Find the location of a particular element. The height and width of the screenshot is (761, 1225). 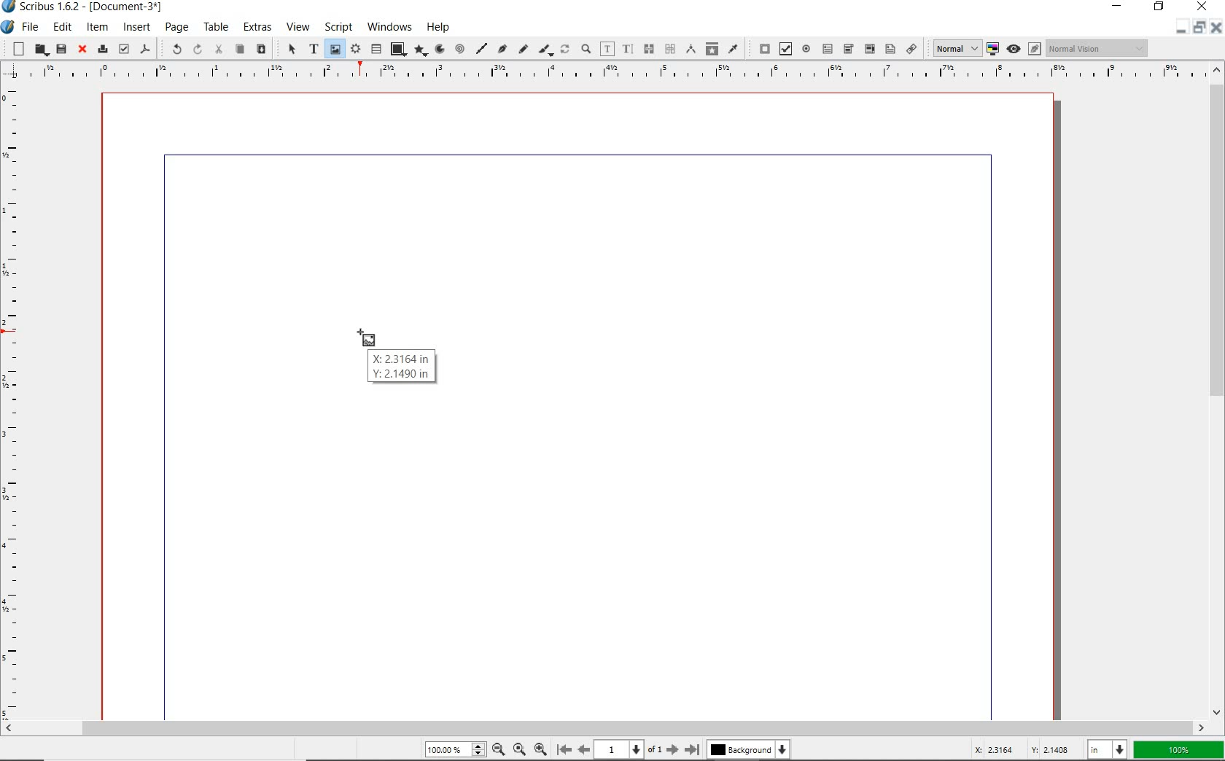

coordinates is located at coordinates (1020, 751).